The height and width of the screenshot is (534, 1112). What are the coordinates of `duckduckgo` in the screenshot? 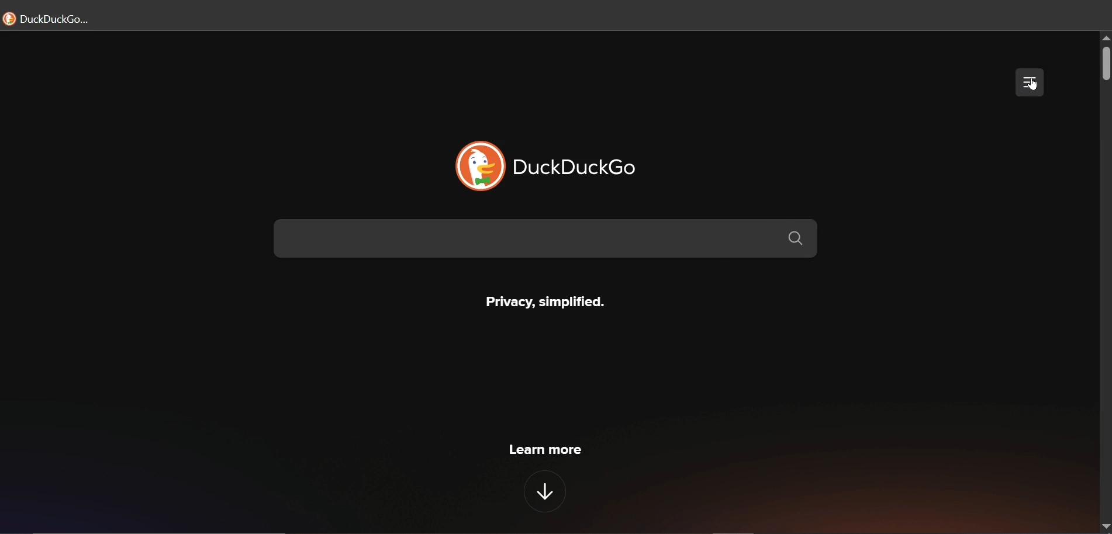 It's located at (53, 19).